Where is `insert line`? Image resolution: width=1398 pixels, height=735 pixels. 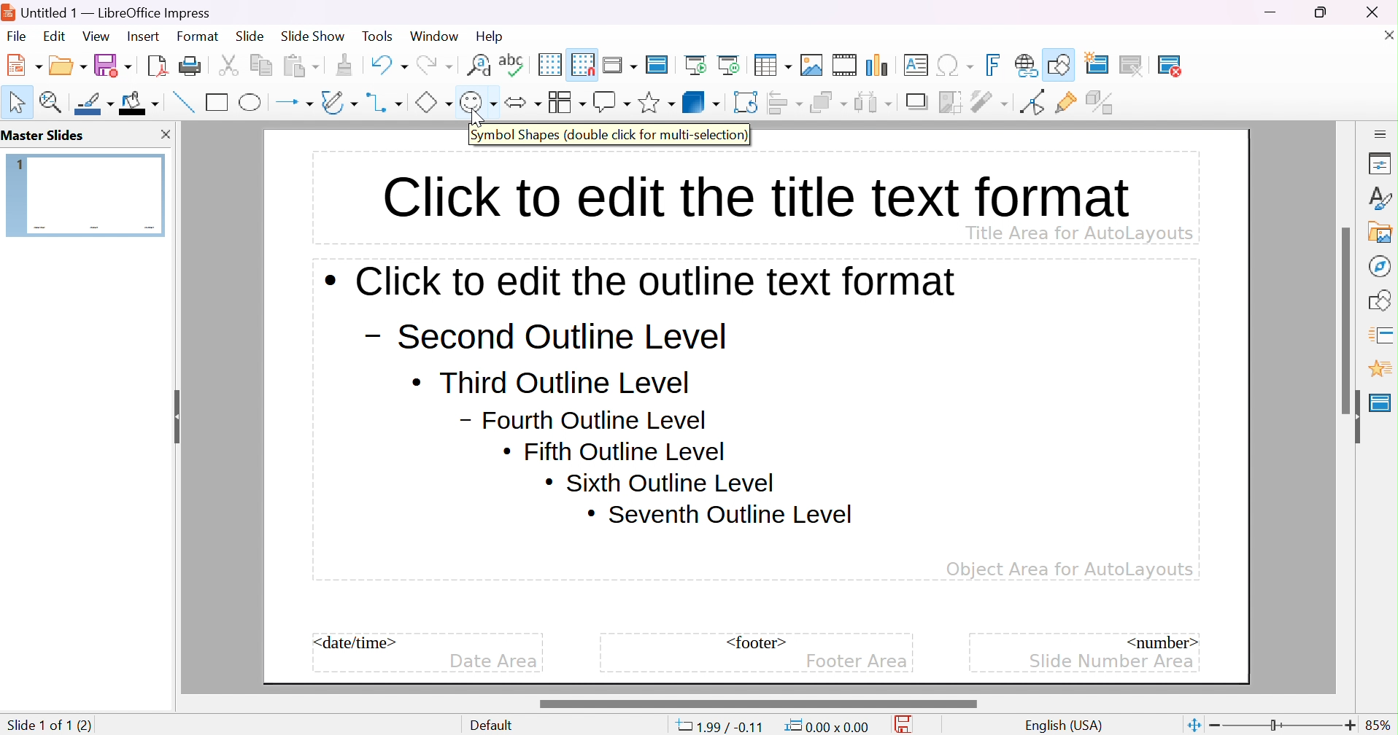 insert line is located at coordinates (182, 101).